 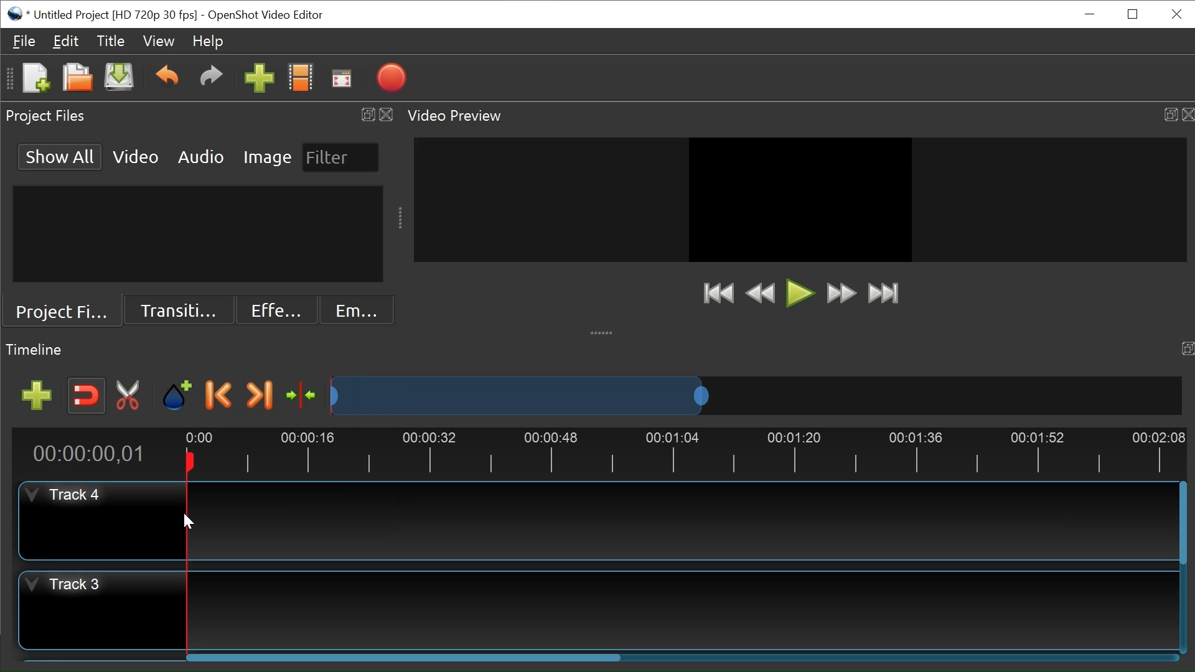 I want to click on File, so click(x=24, y=41).